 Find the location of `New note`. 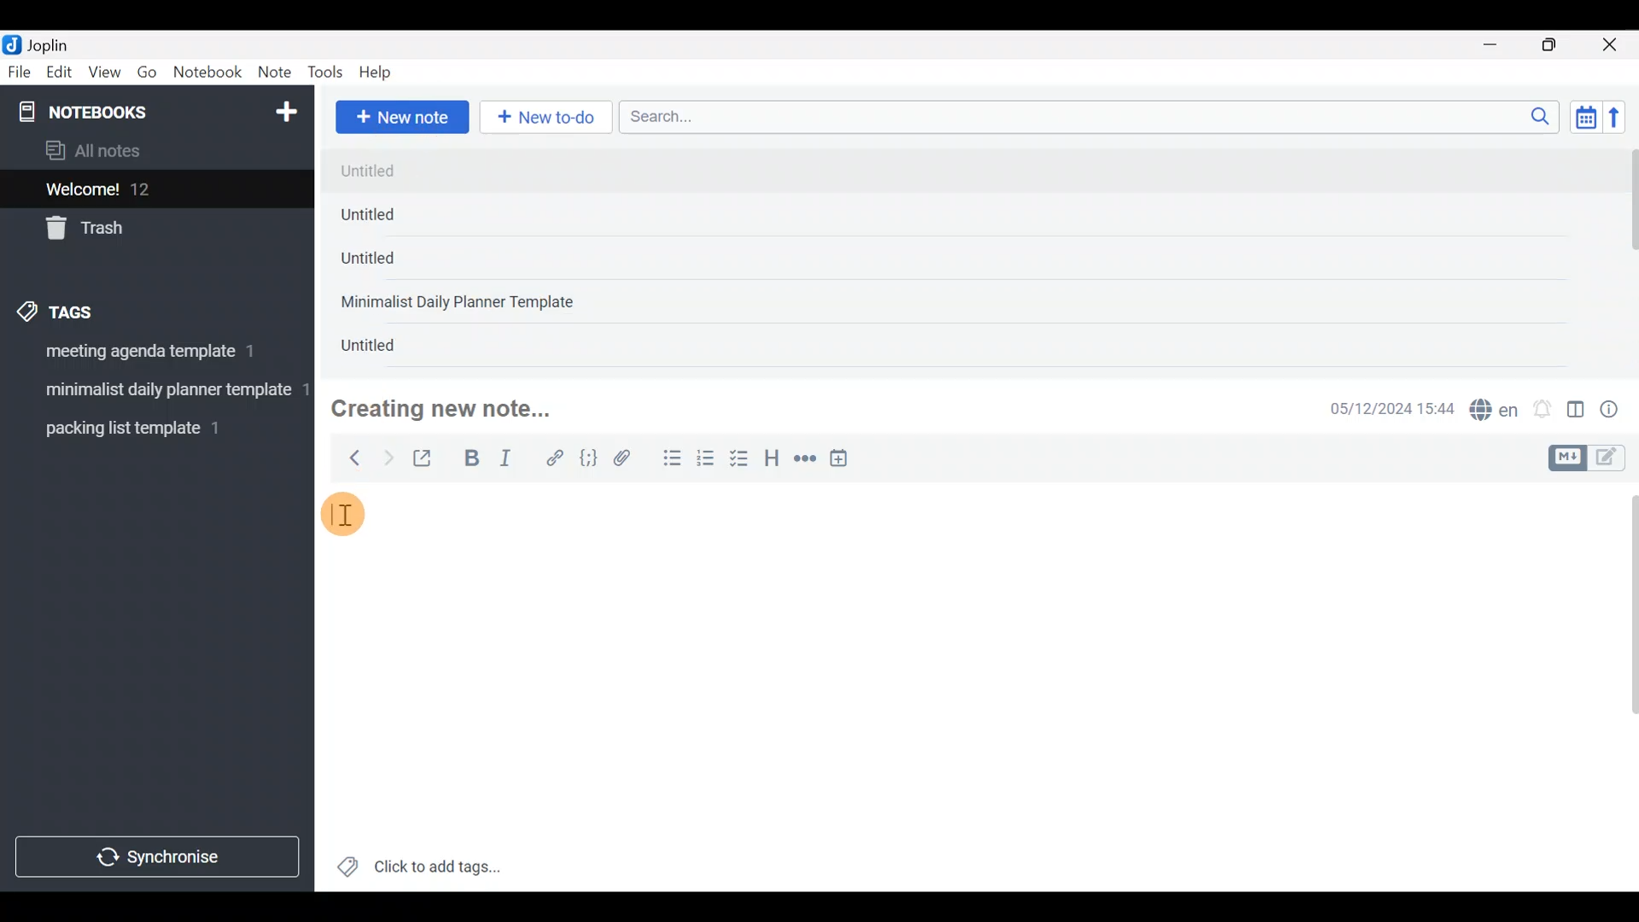

New note is located at coordinates (400, 115).